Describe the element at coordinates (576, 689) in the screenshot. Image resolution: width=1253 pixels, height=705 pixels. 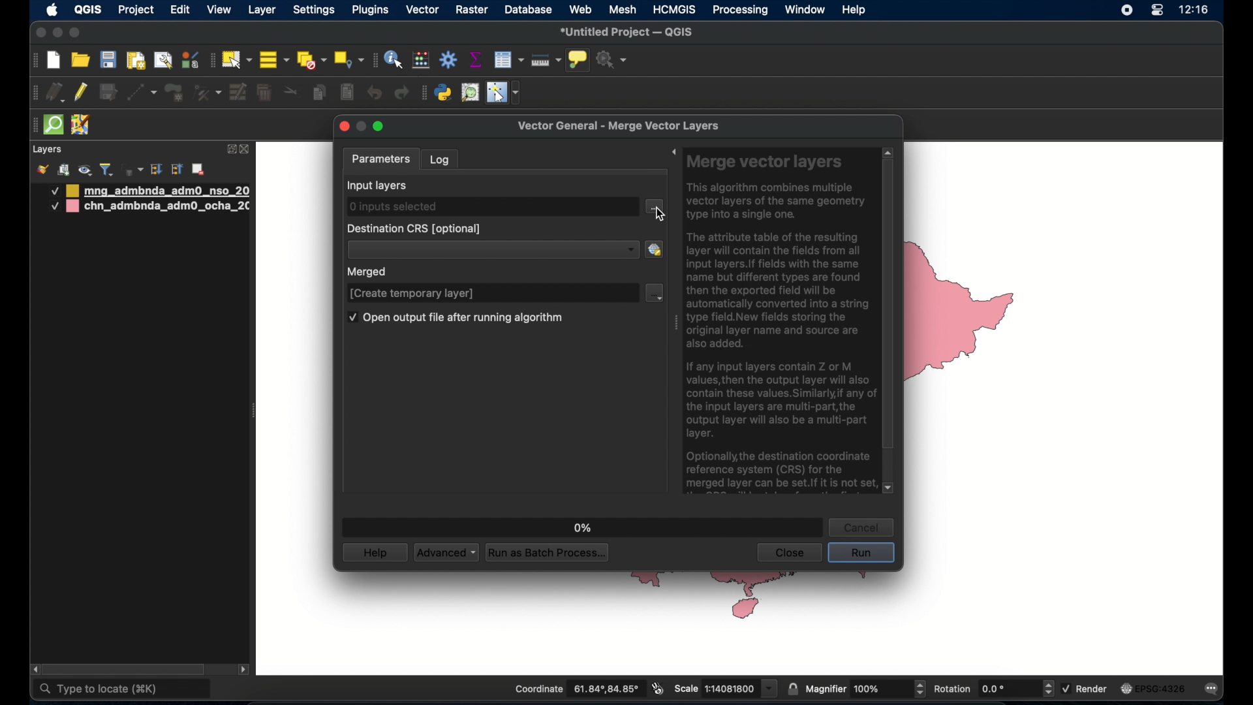
I see `coordinate` at that location.